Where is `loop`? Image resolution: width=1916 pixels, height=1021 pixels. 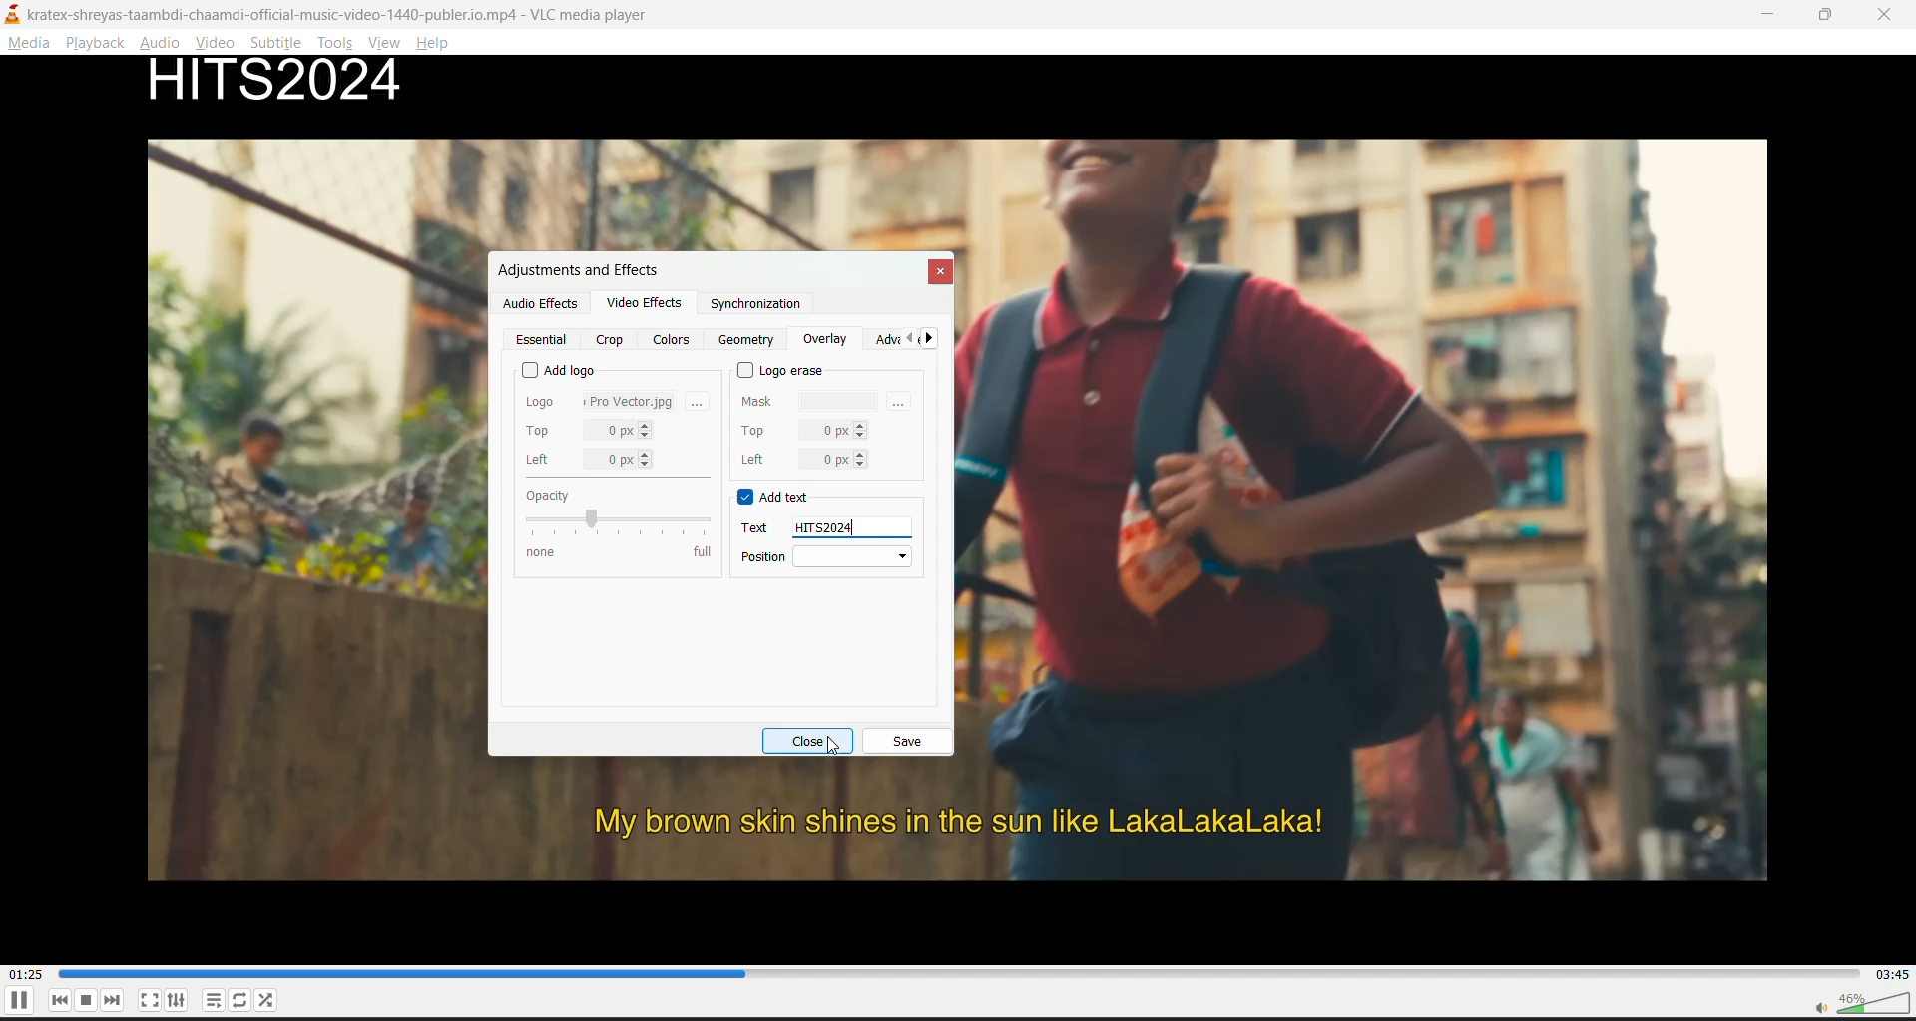 loop is located at coordinates (238, 1001).